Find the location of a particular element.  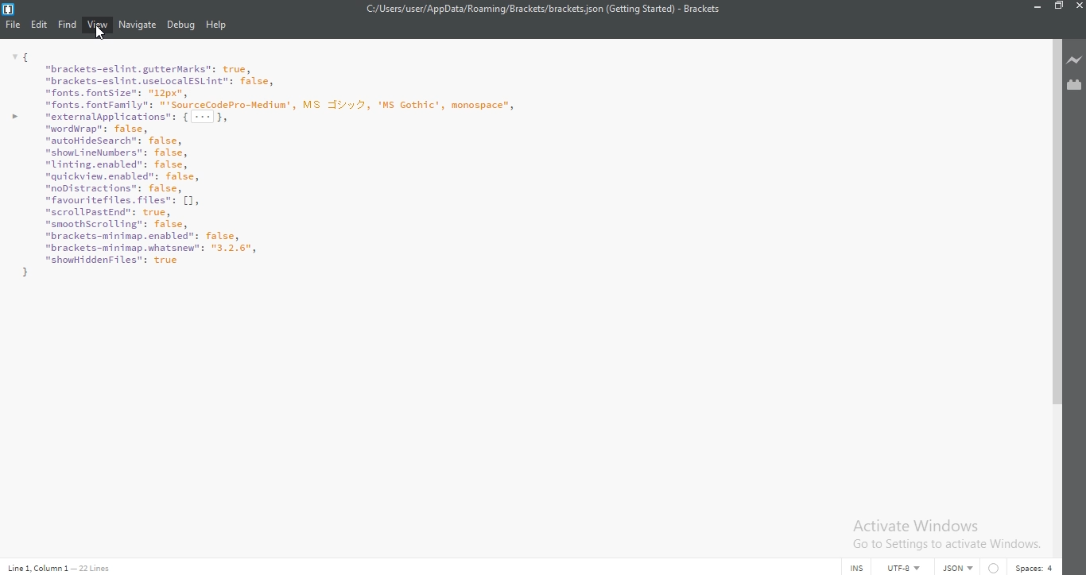

warning is located at coordinates (994, 567).